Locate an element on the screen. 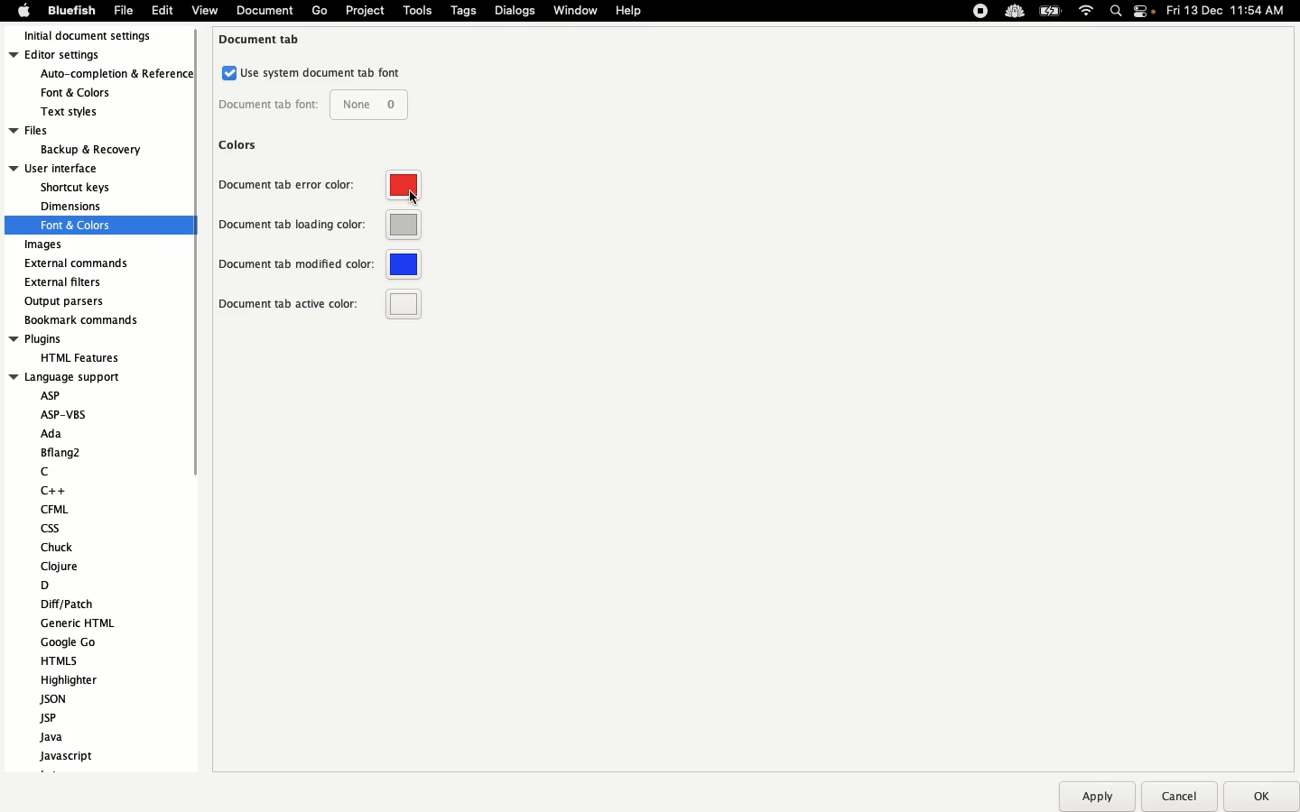 The image size is (1300, 812). Language support is located at coordinates (88, 576).